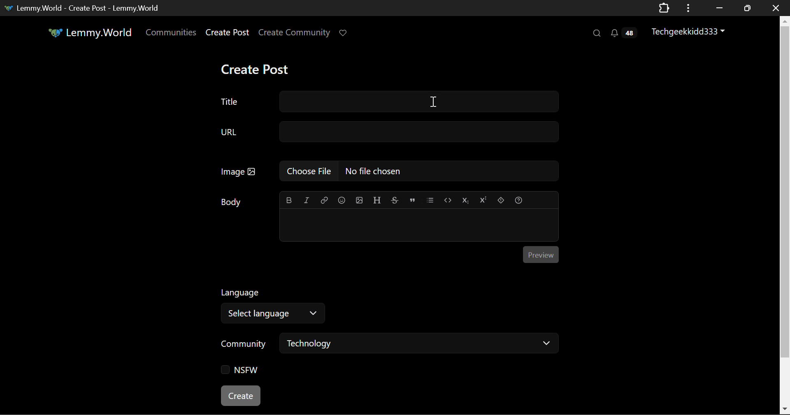 This screenshot has height=415, width=790. Describe the element at coordinates (307, 200) in the screenshot. I see `italic` at that location.